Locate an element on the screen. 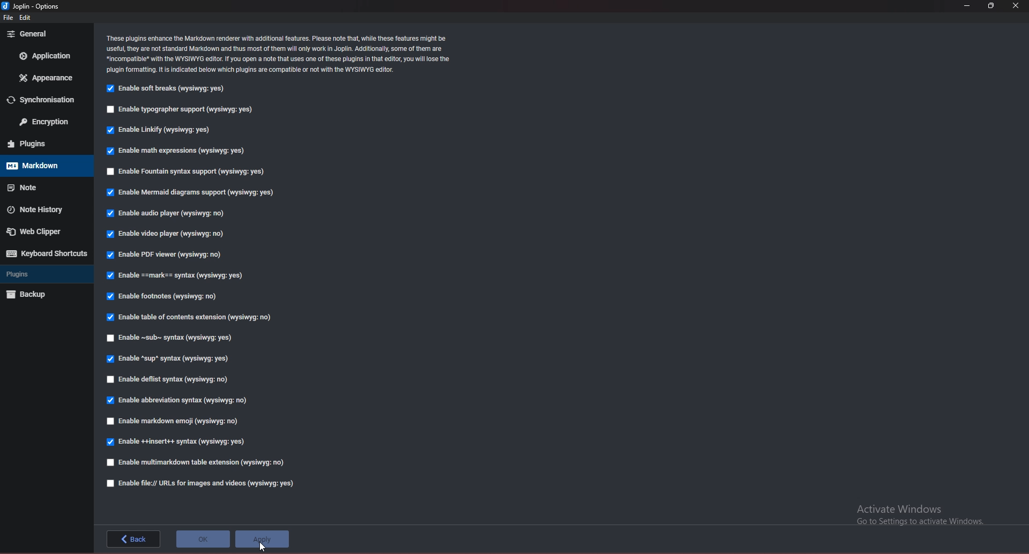  keyboard shortcuts is located at coordinates (45, 253).